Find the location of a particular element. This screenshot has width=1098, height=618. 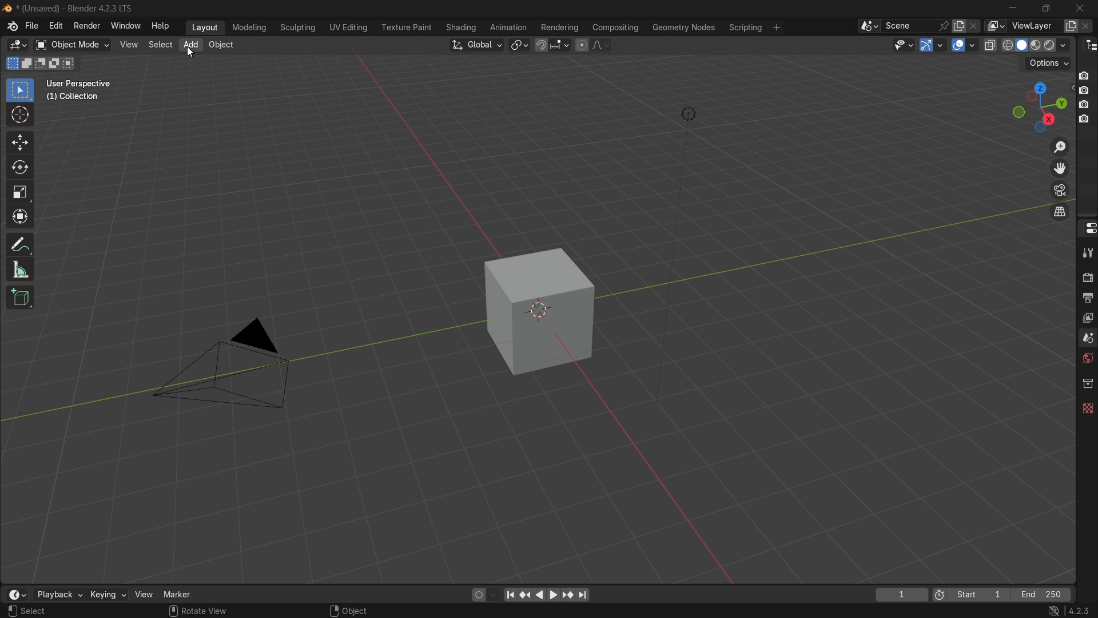

view is located at coordinates (142, 594).